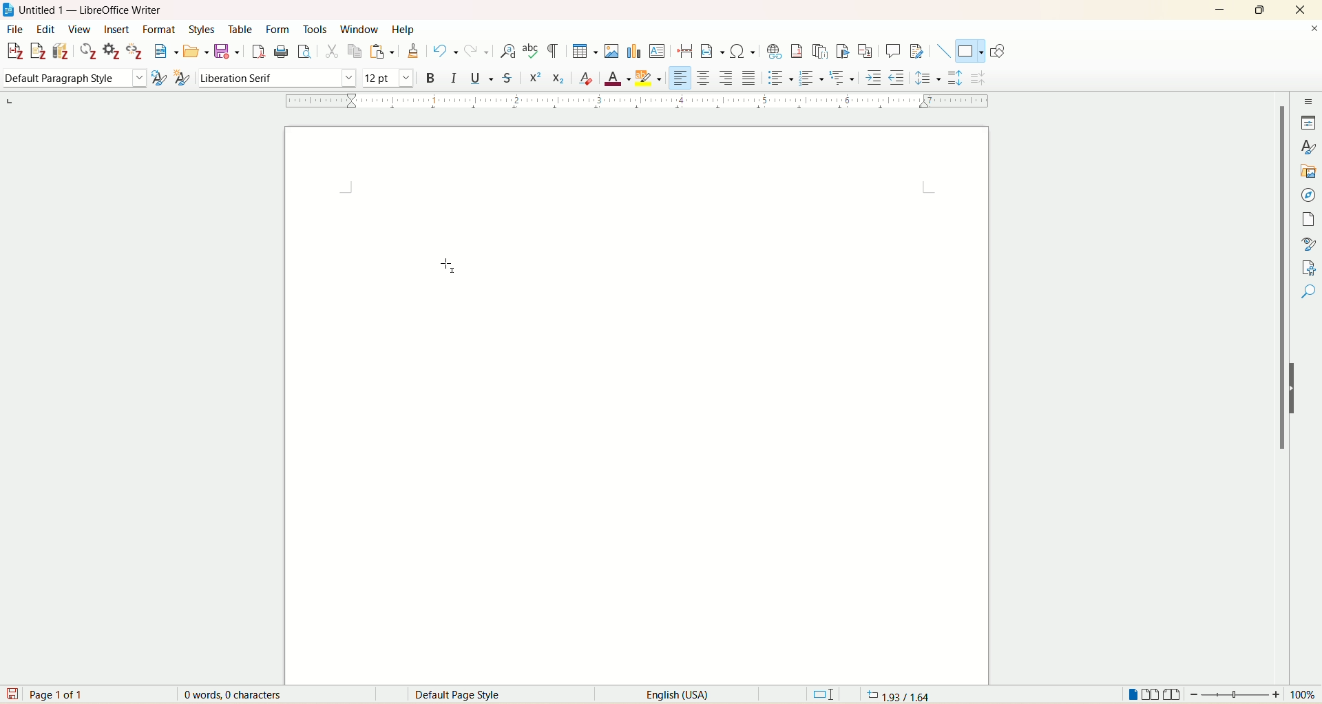 The height and width of the screenshot is (704, 1322). Describe the element at coordinates (355, 53) in the screenshot. I see `copy` at that location.